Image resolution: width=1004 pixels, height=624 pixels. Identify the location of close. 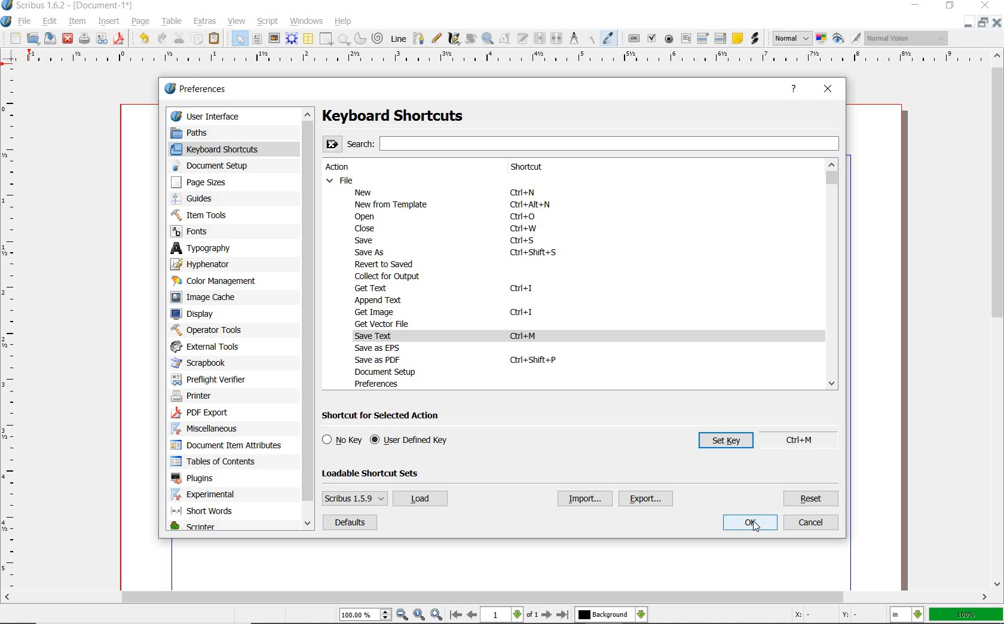
(997, 22).